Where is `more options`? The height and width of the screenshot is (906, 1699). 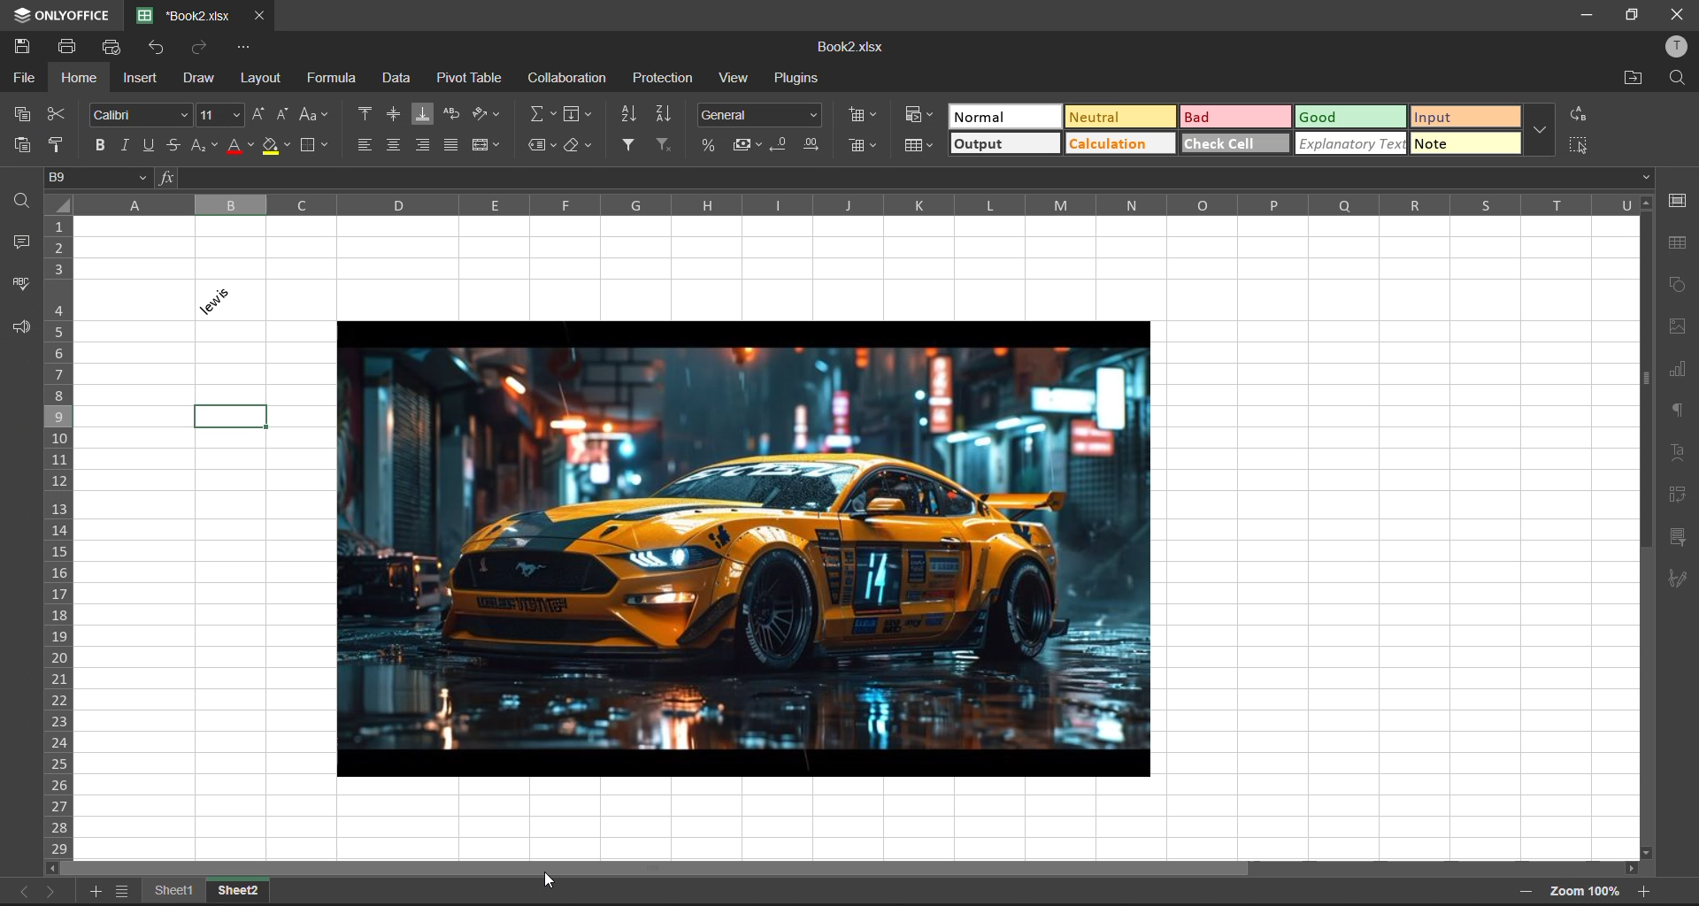 more options is located at coordinates (1538, 133).